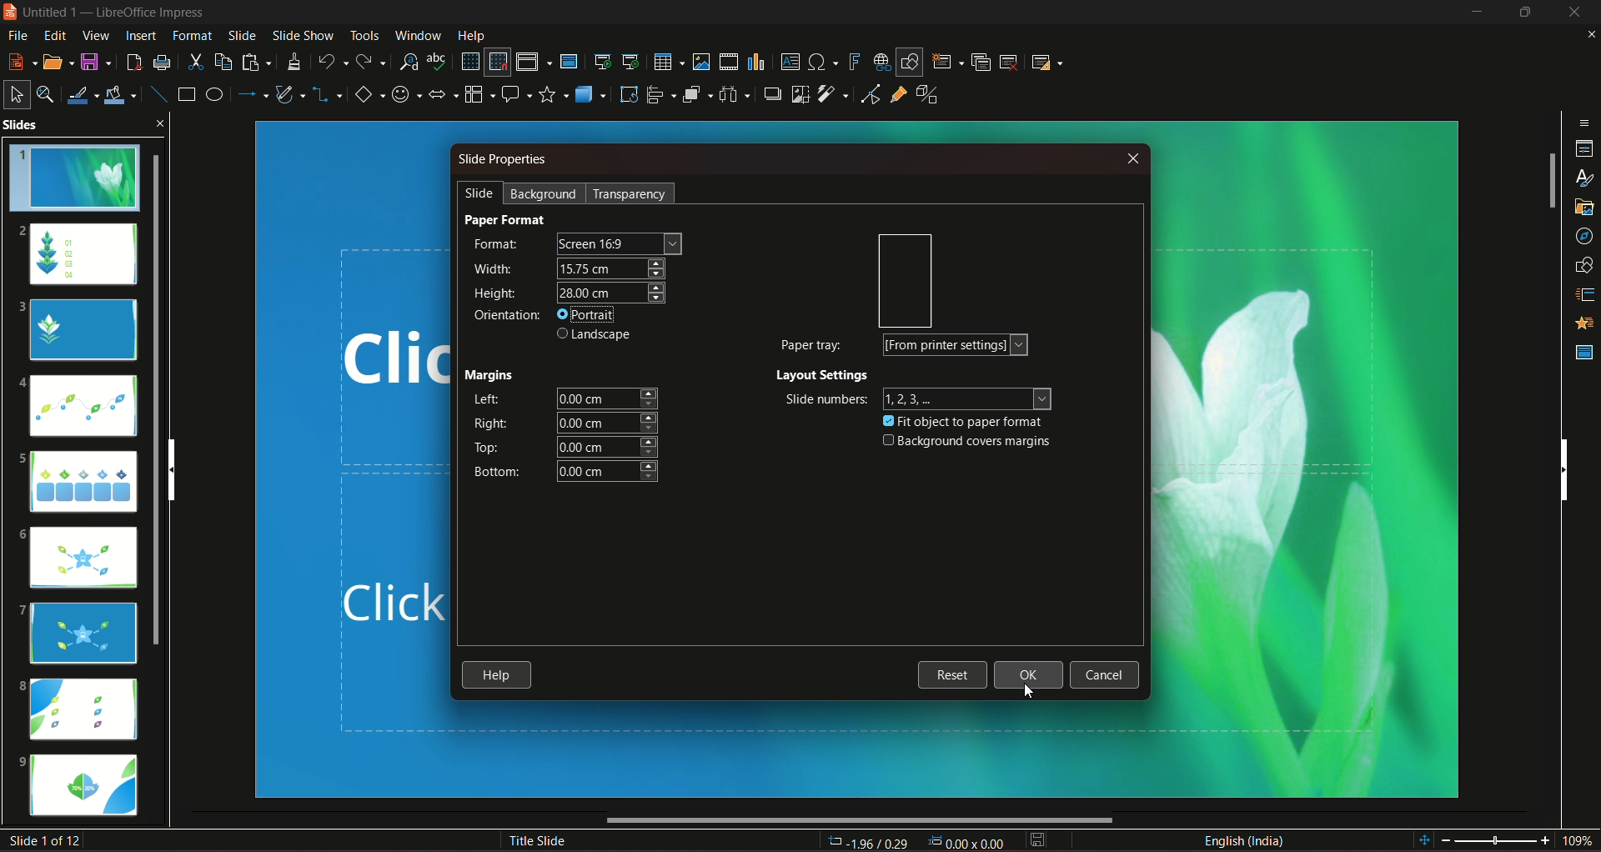  Describe the element at coordinates (53, 35) in the screenshot. I see `edit` at that location.